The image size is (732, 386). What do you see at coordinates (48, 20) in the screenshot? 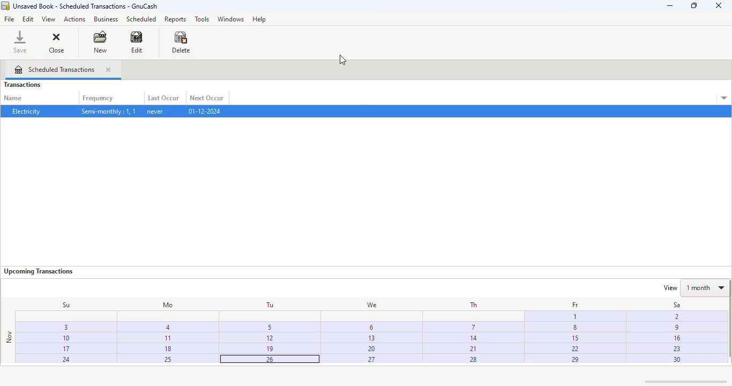
I see `view` at bounding box center [48, 20].